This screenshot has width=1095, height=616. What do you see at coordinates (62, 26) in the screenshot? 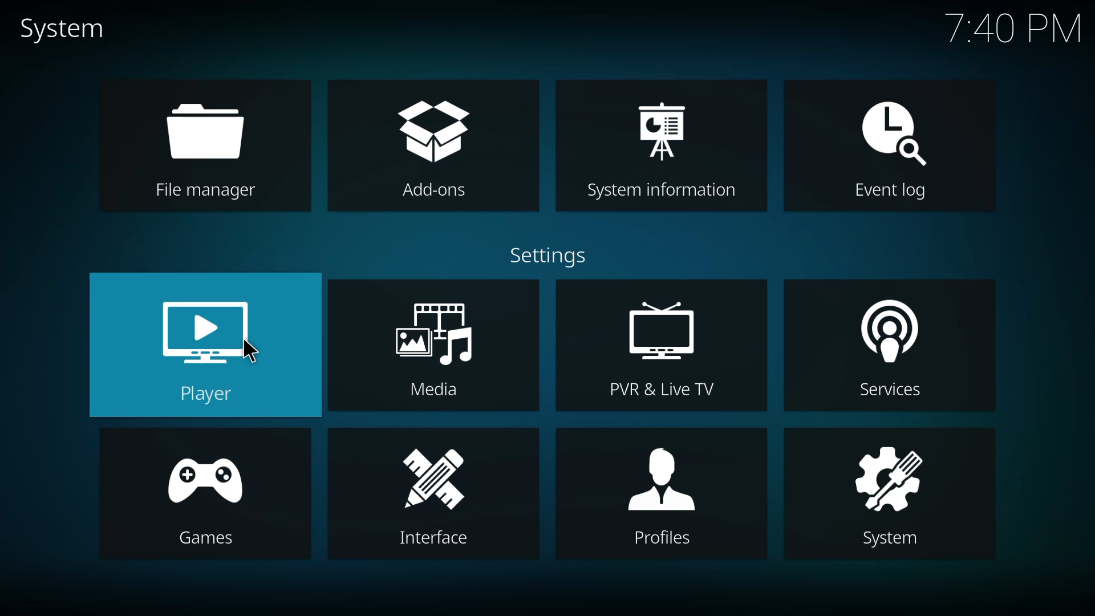
I see `system` at bounding box center [62, 26].